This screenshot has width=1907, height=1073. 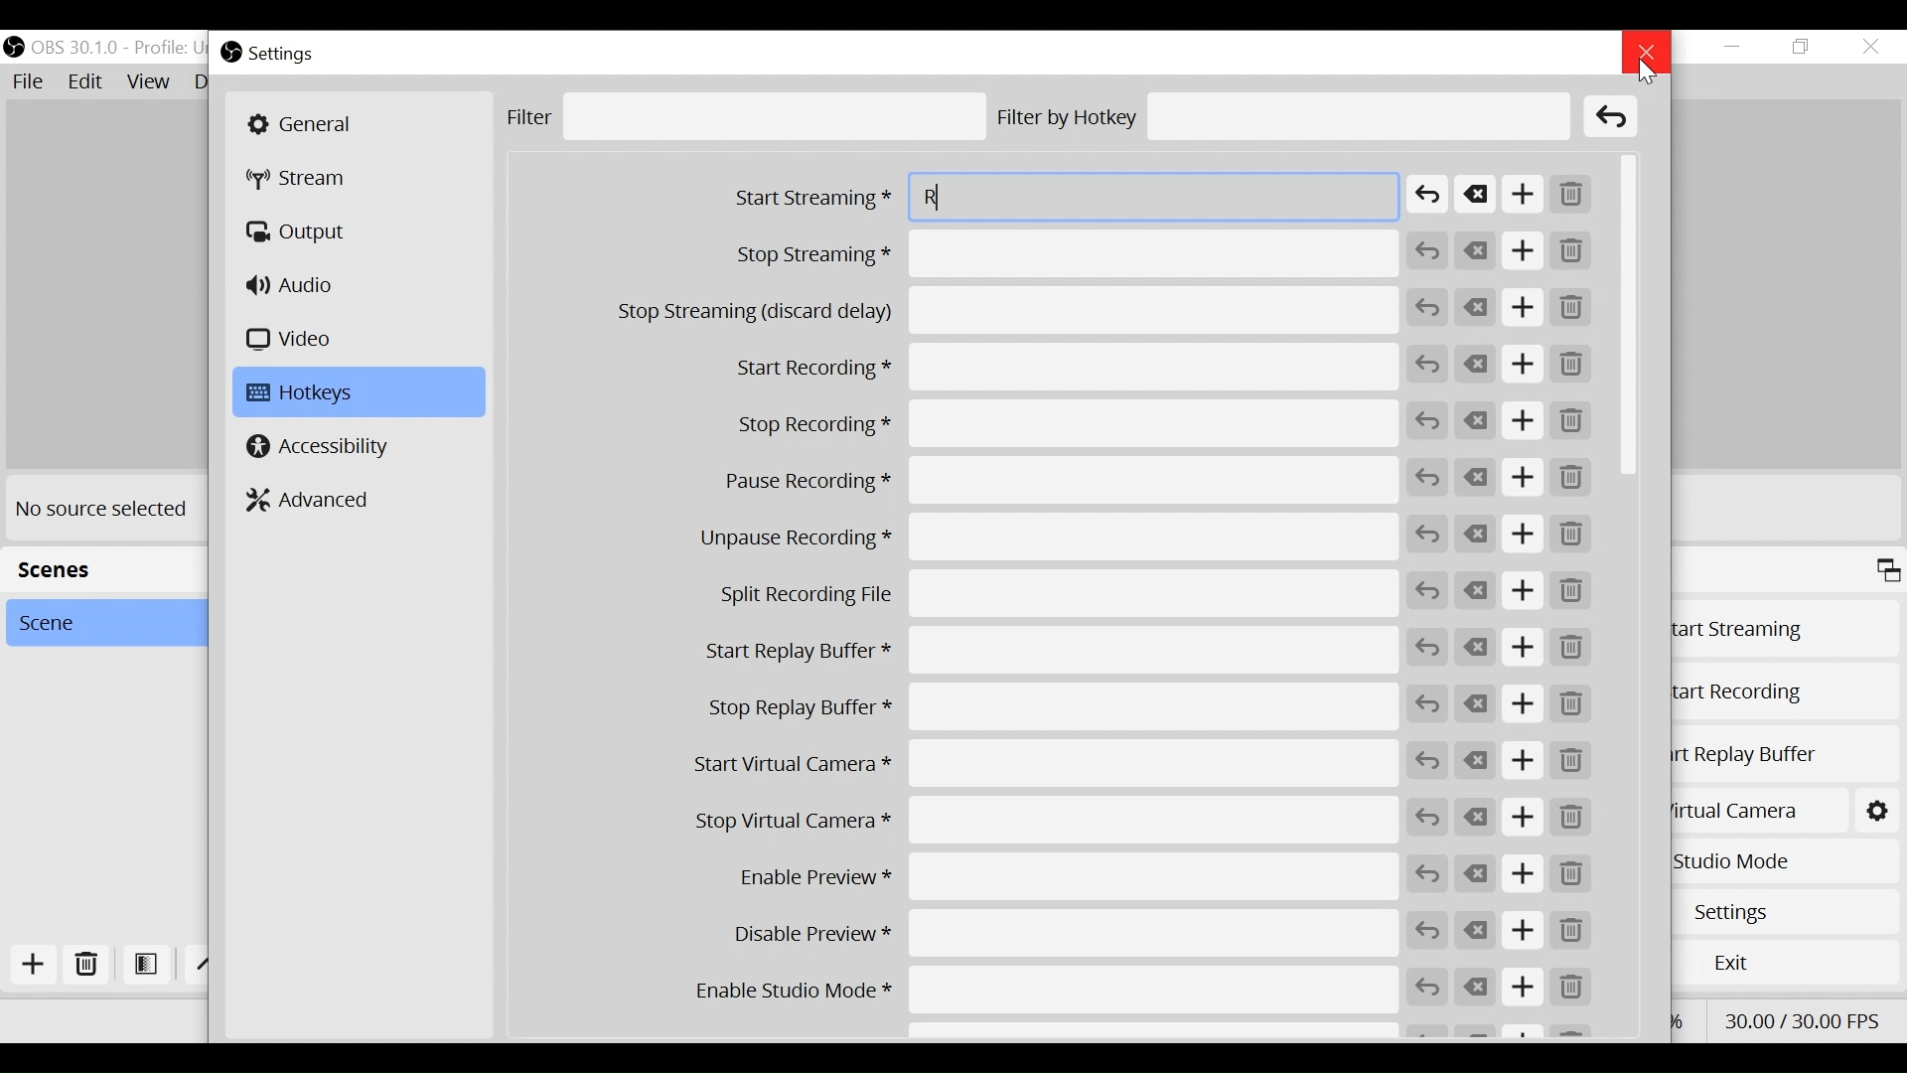 I want to click on Studio Mode, so click(x=1785, y=862).